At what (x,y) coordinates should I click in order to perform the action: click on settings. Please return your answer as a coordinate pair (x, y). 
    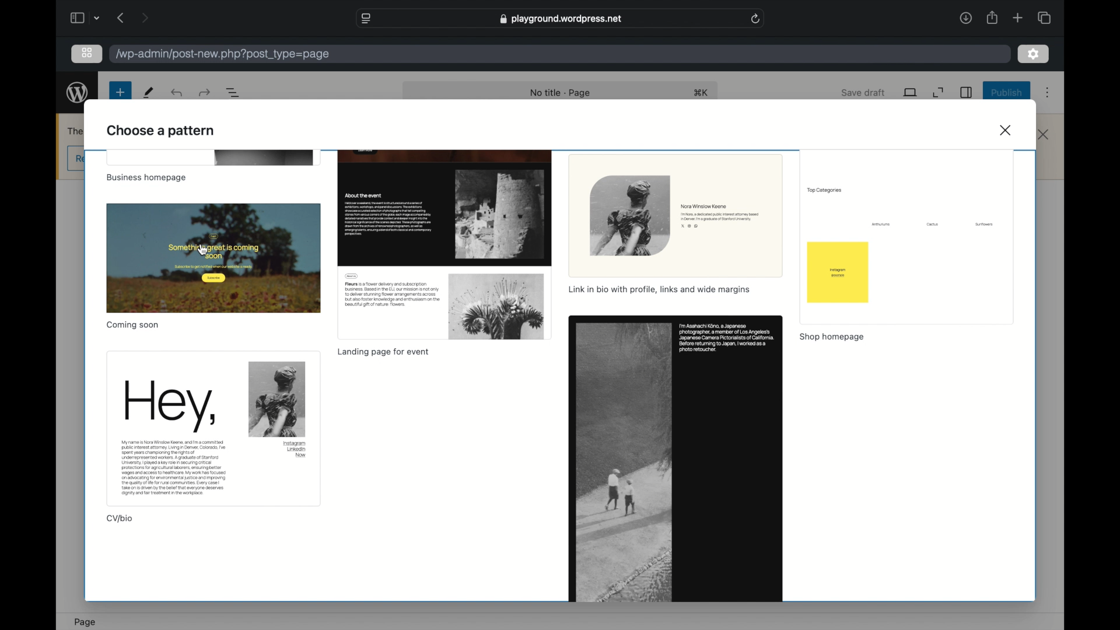
    Looking at the image, I should click on (1033, 54).